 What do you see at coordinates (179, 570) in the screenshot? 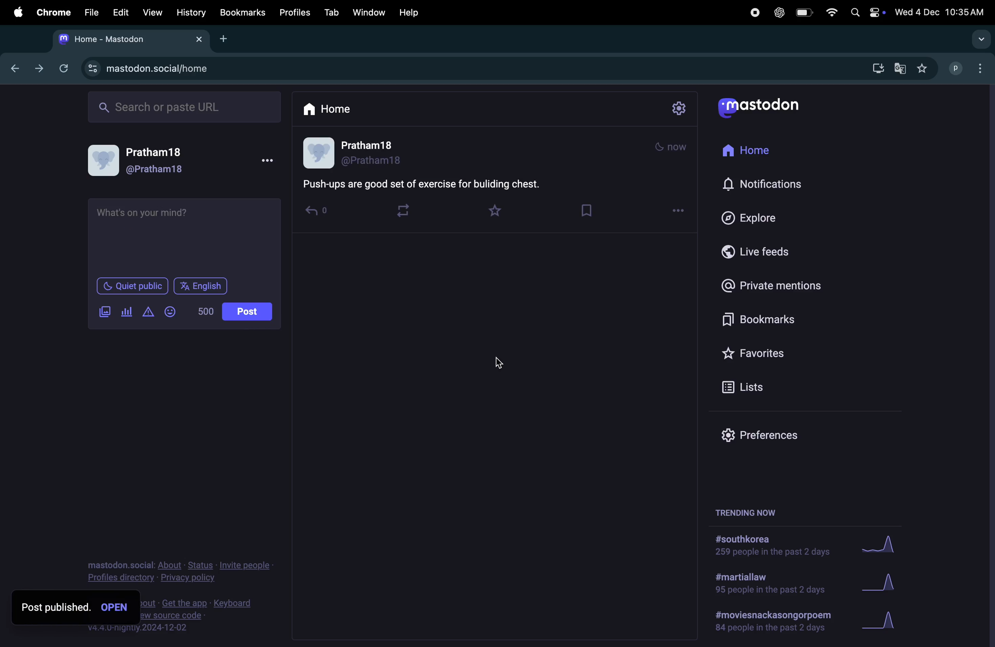
I see `privacy and policy` at bounding box center [179, 570].